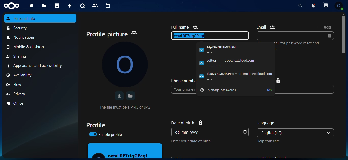 This screenshot has height=160, width=348. I want to click on email, so click(266, 27).